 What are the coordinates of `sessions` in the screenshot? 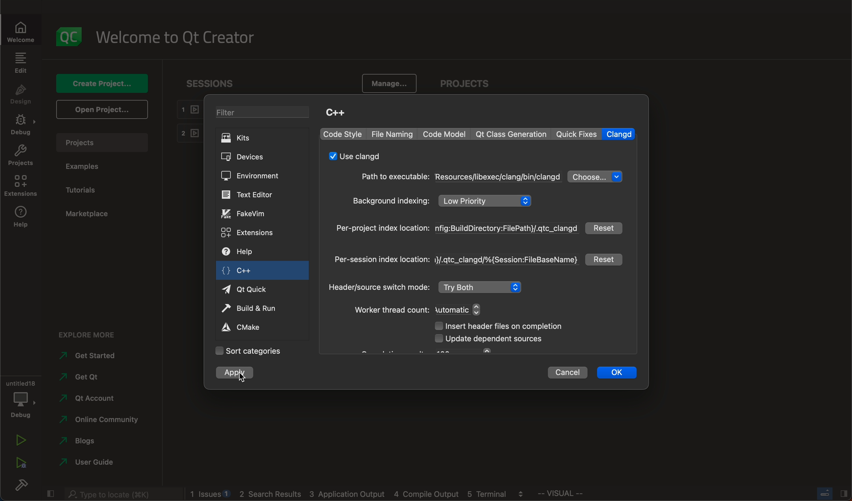 It's located at (208, 83).